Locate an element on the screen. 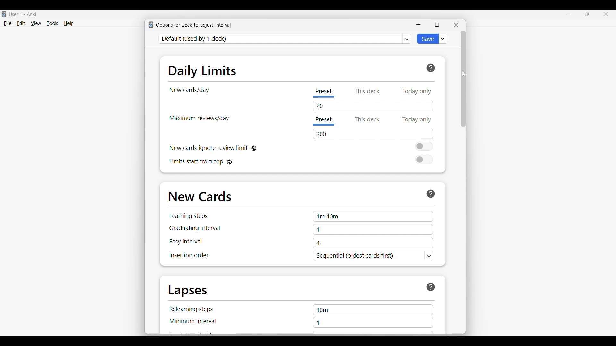 Image resolution: width=616 pixels, height=346 pixels. Indicates easy interval is located at coordinates (186, 242).